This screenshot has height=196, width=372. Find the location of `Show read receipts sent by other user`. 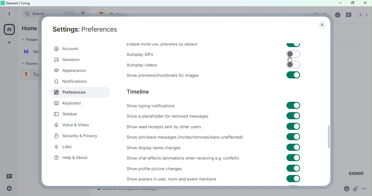

Show read receipts sent by other user is located at coordinates (164, 126).